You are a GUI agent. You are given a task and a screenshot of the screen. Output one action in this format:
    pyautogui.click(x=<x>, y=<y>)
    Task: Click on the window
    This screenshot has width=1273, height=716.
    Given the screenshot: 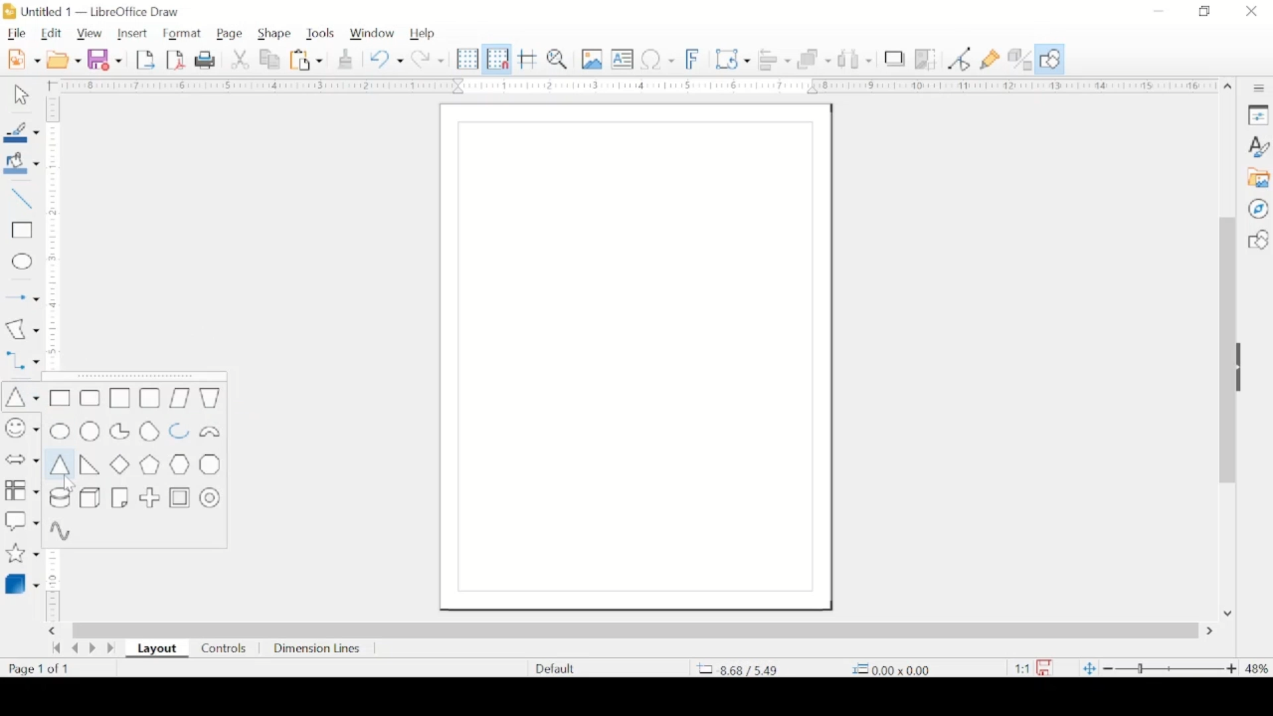 What is the action you would take?
    pyautogui.click(x=372, y=32)
    